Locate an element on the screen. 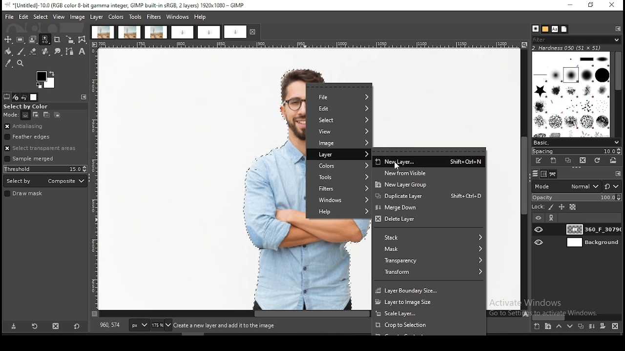 The image size is (625, 351). channels is located at coordinates (545, 174).